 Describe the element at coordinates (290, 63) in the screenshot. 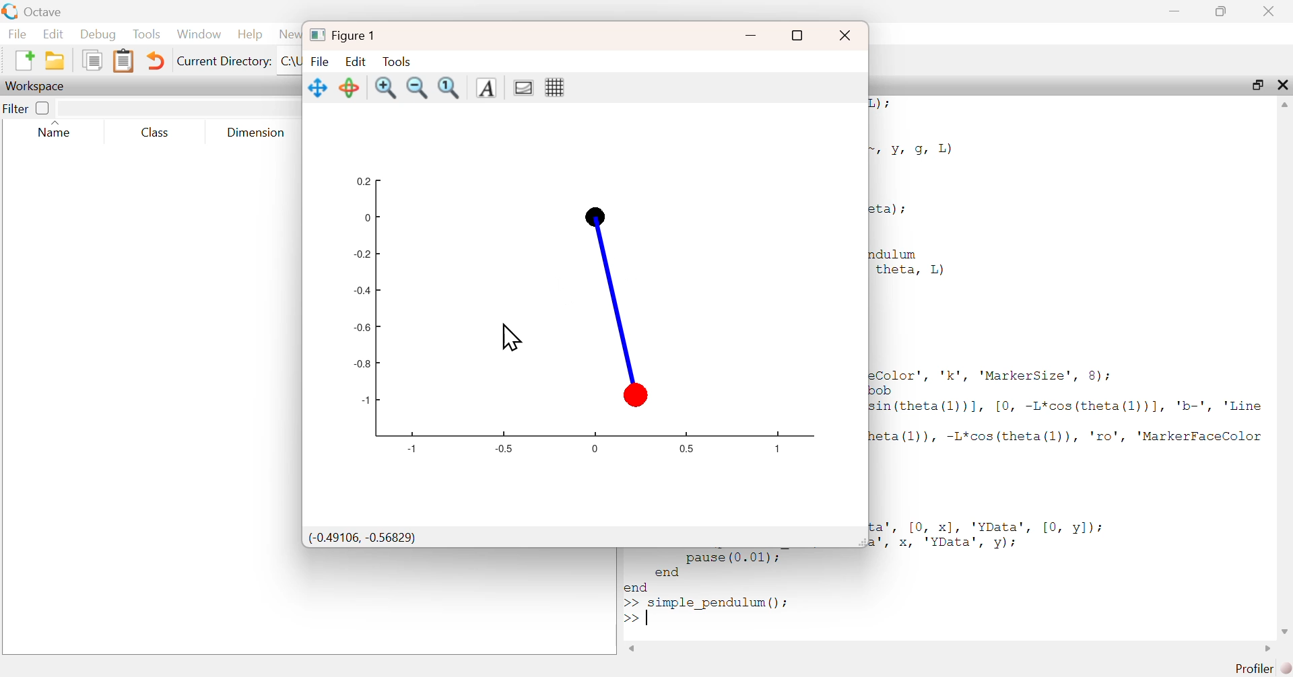

I see `C:\Users\shail ` at that location.